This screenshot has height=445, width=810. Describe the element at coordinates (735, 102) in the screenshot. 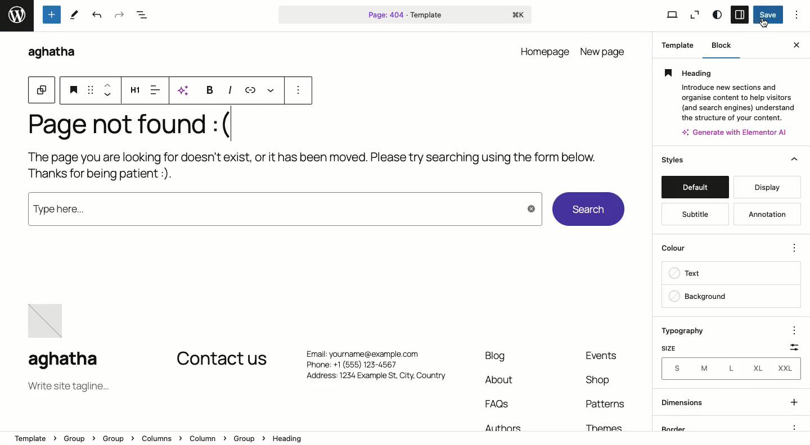

I see `Introduce new sections and
organise content to help visitors.
(and search engines) understand
the structure of your content.` at that location.